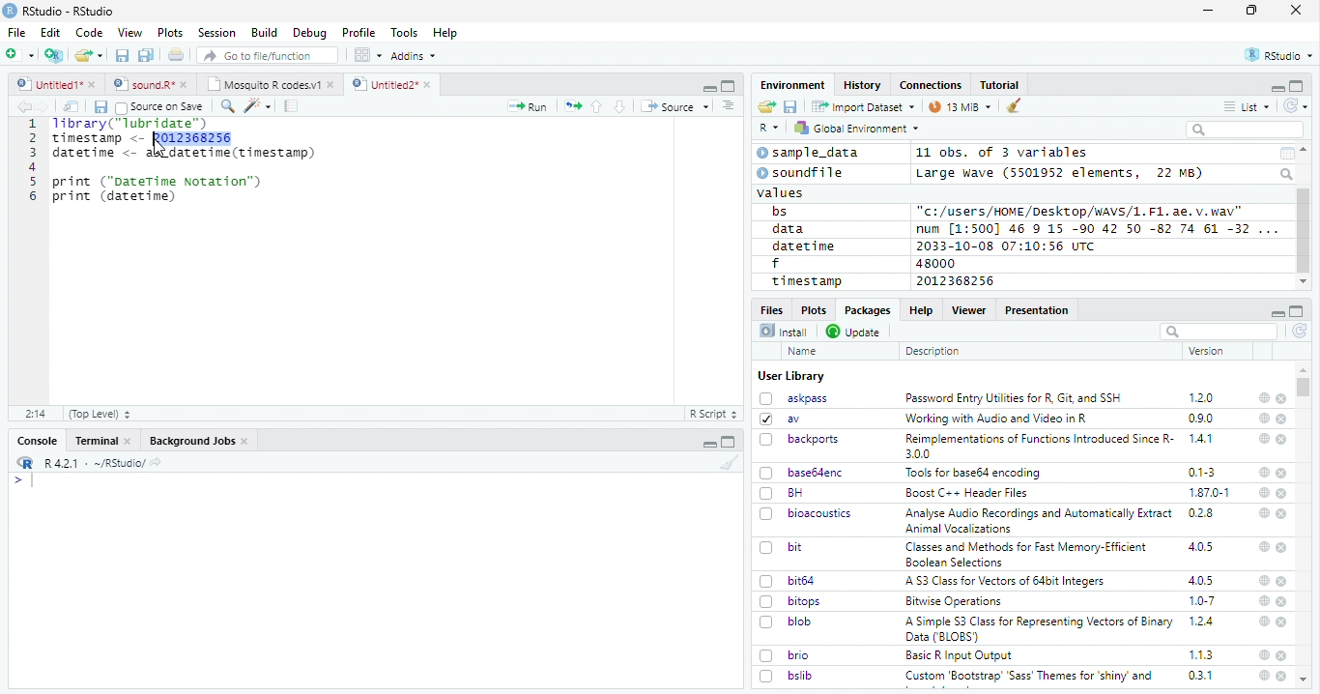  I want to click on close, so click(1281, 473).